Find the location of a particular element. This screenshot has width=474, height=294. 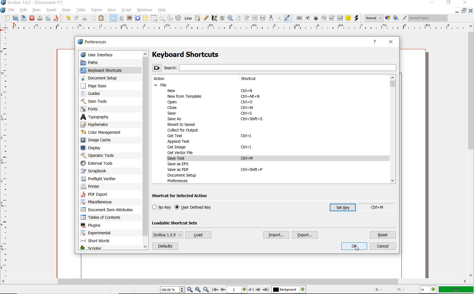

pdf combo box is located at coordinates (332, 18).